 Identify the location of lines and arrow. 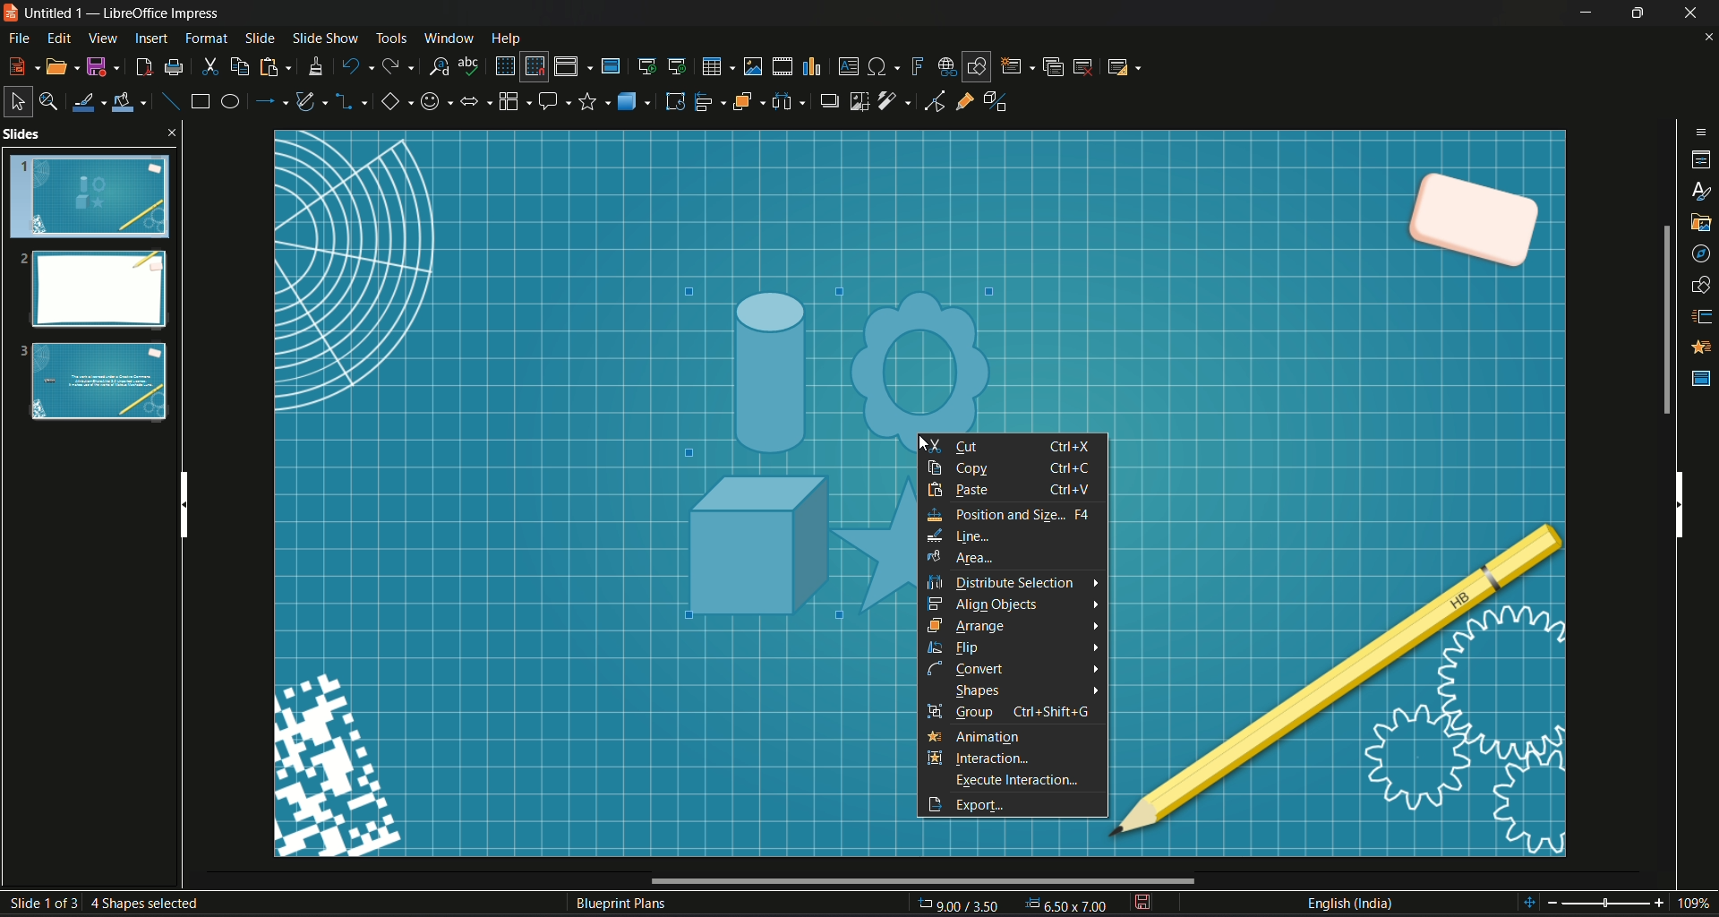
(269, 101).